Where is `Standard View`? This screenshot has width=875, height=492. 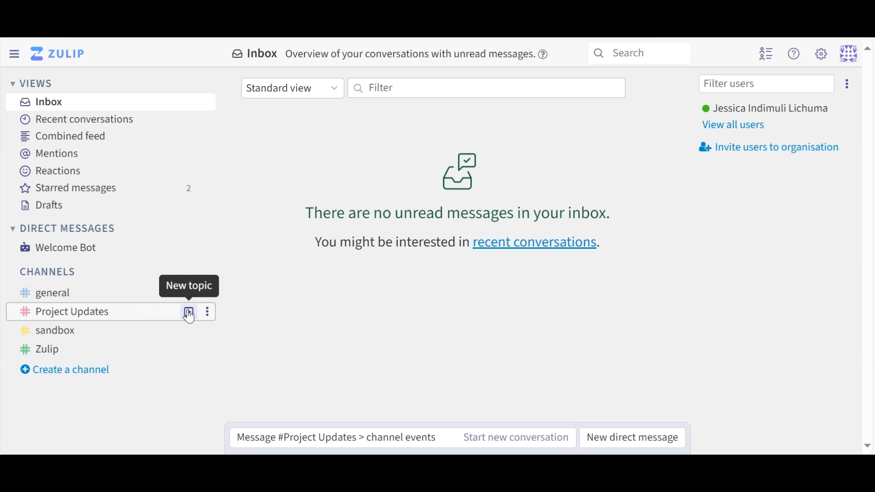 Standard View is located at coordinates (292, 89).